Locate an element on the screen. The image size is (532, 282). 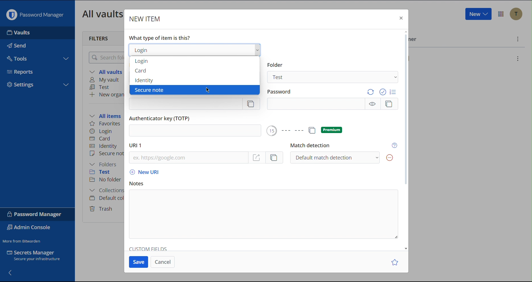
More is located at coordinates (517, 39).